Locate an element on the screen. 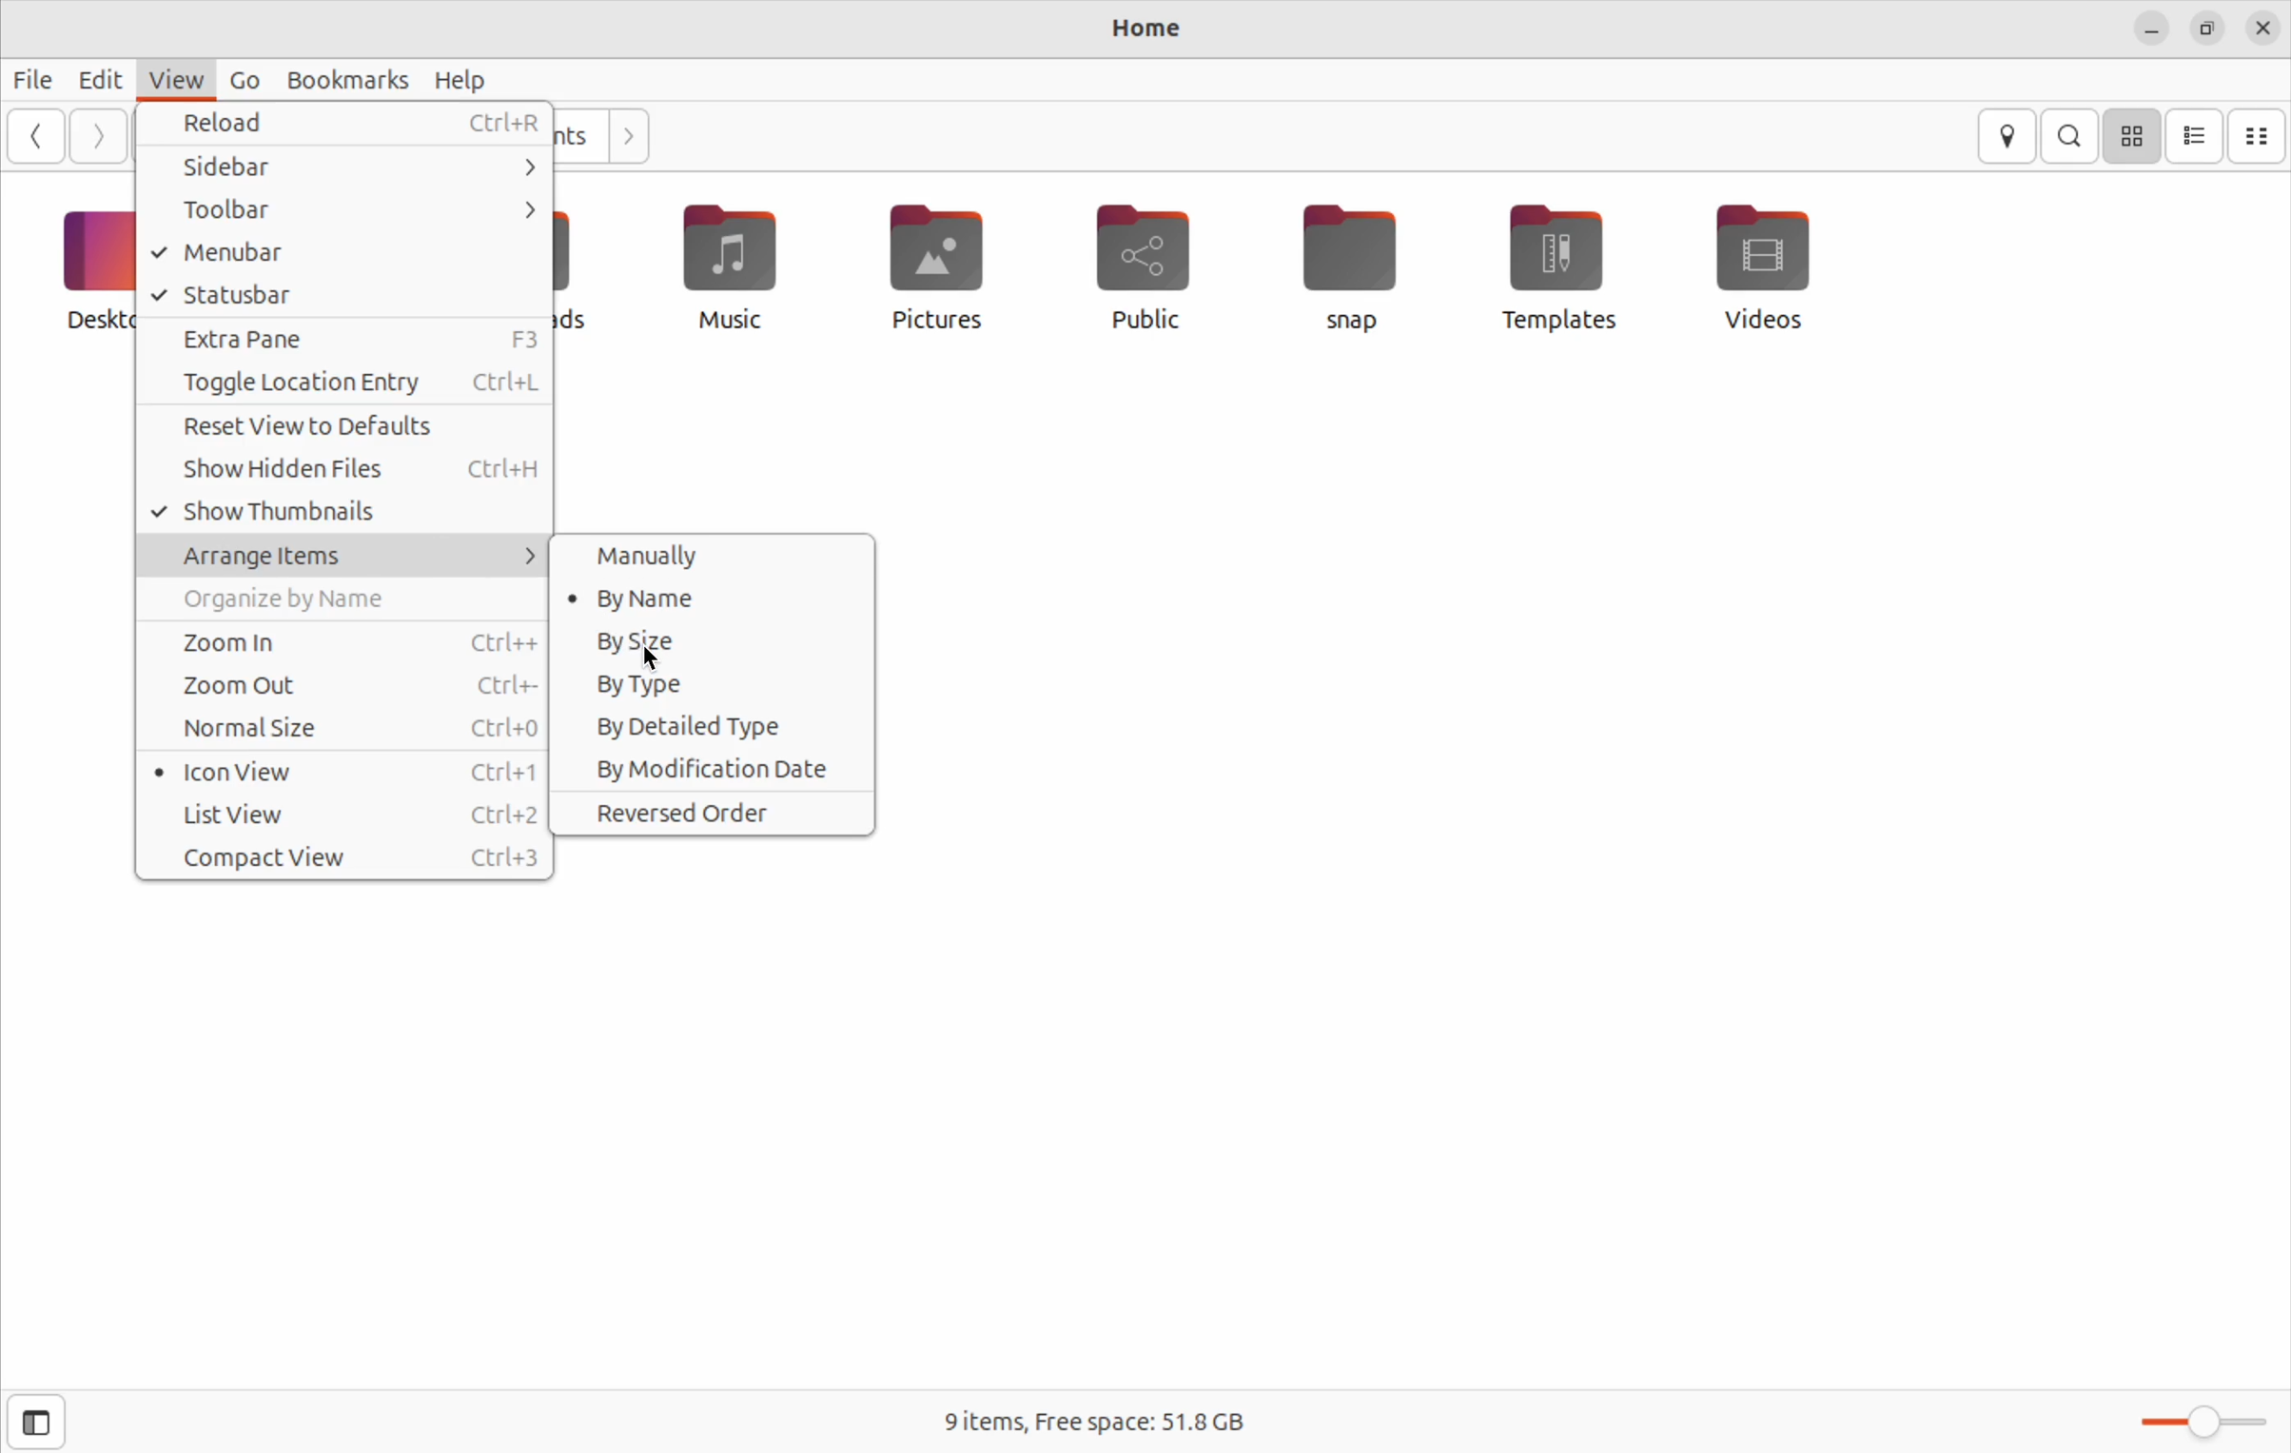 Image resolution: width=2291 pixels, height=1453 pixels. view is located at coordinates (171, 79).